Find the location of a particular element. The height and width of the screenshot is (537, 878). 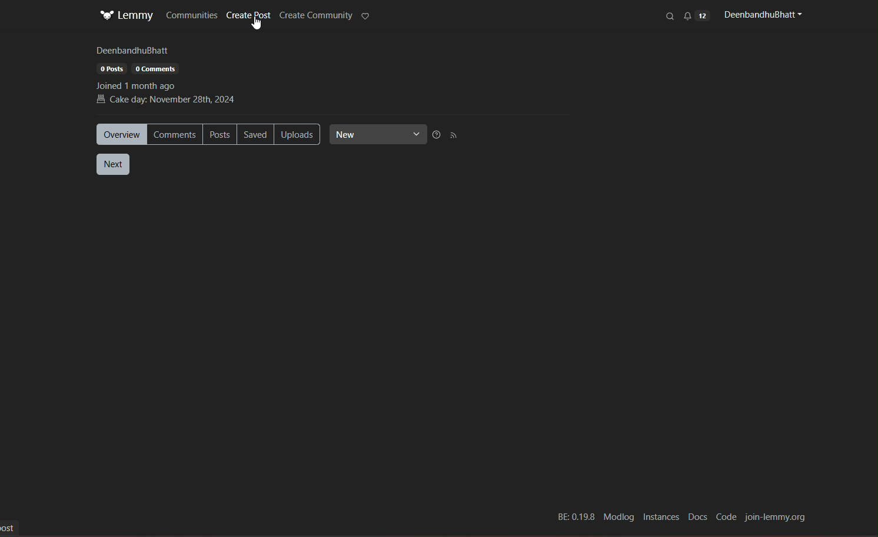

Logo and title is located at coordinates (127, 16).